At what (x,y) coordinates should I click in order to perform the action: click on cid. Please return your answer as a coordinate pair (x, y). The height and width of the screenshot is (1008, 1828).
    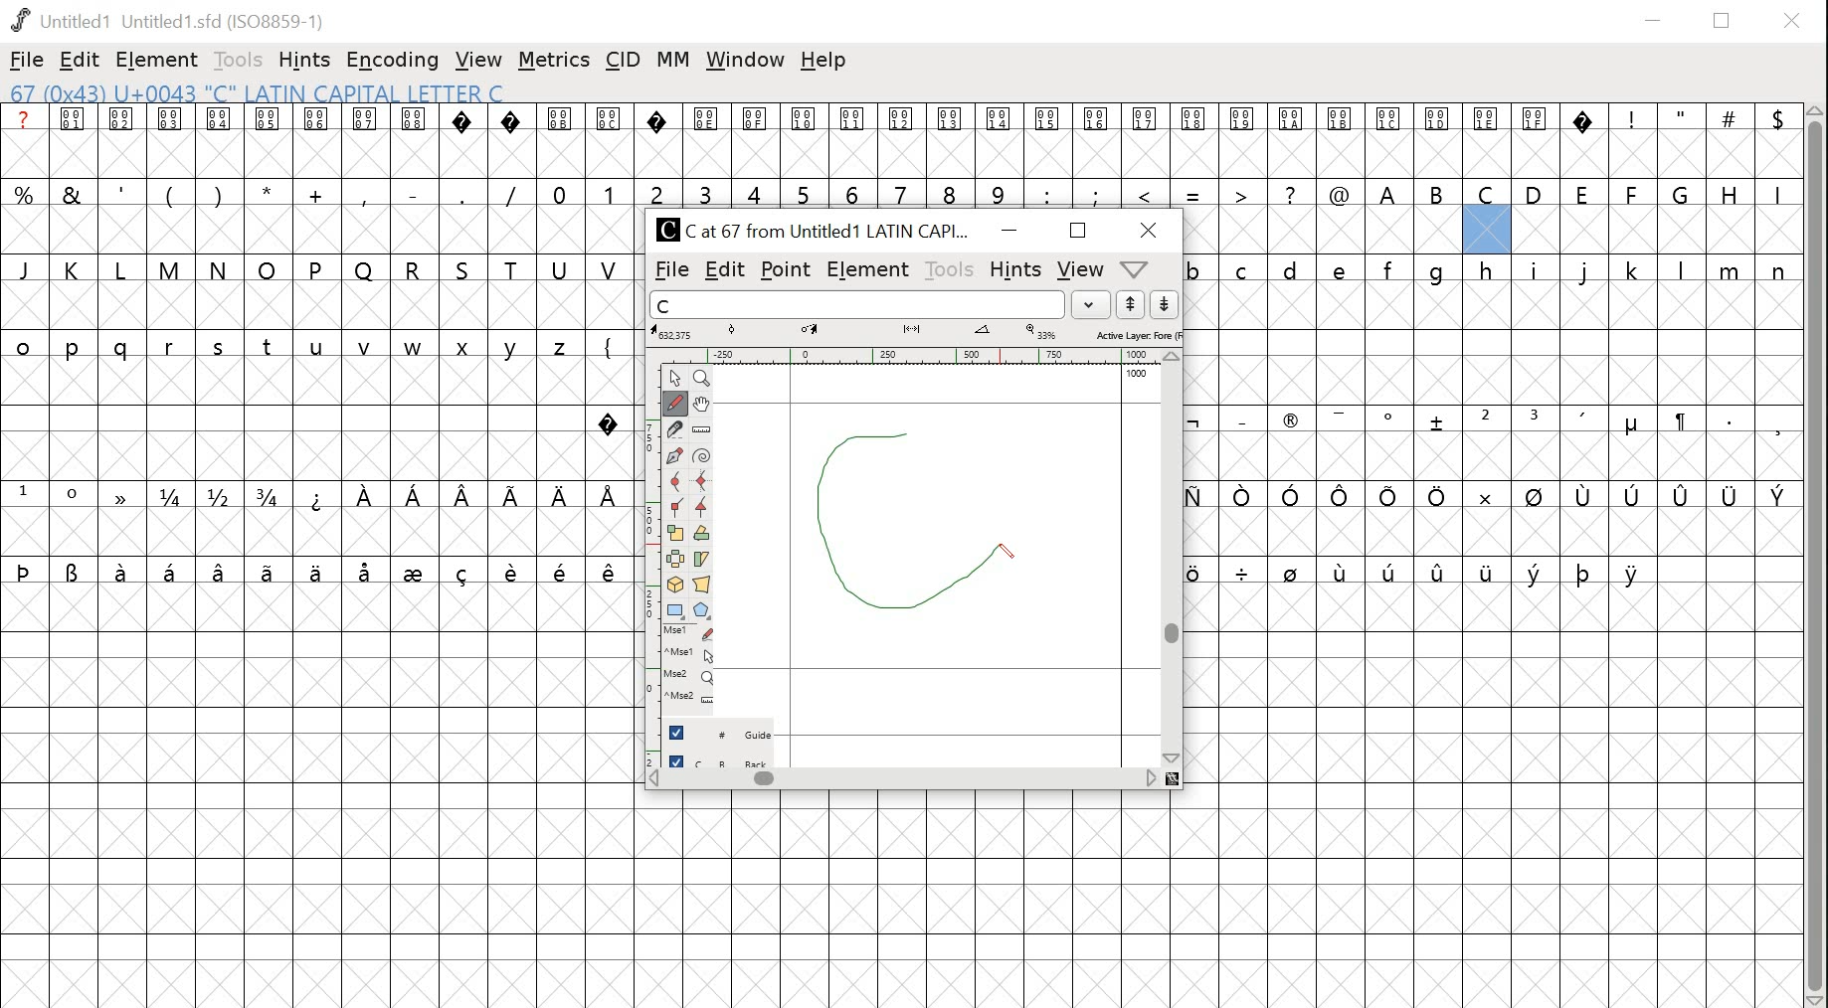
    Looking at the image, I should click on (622, 58).